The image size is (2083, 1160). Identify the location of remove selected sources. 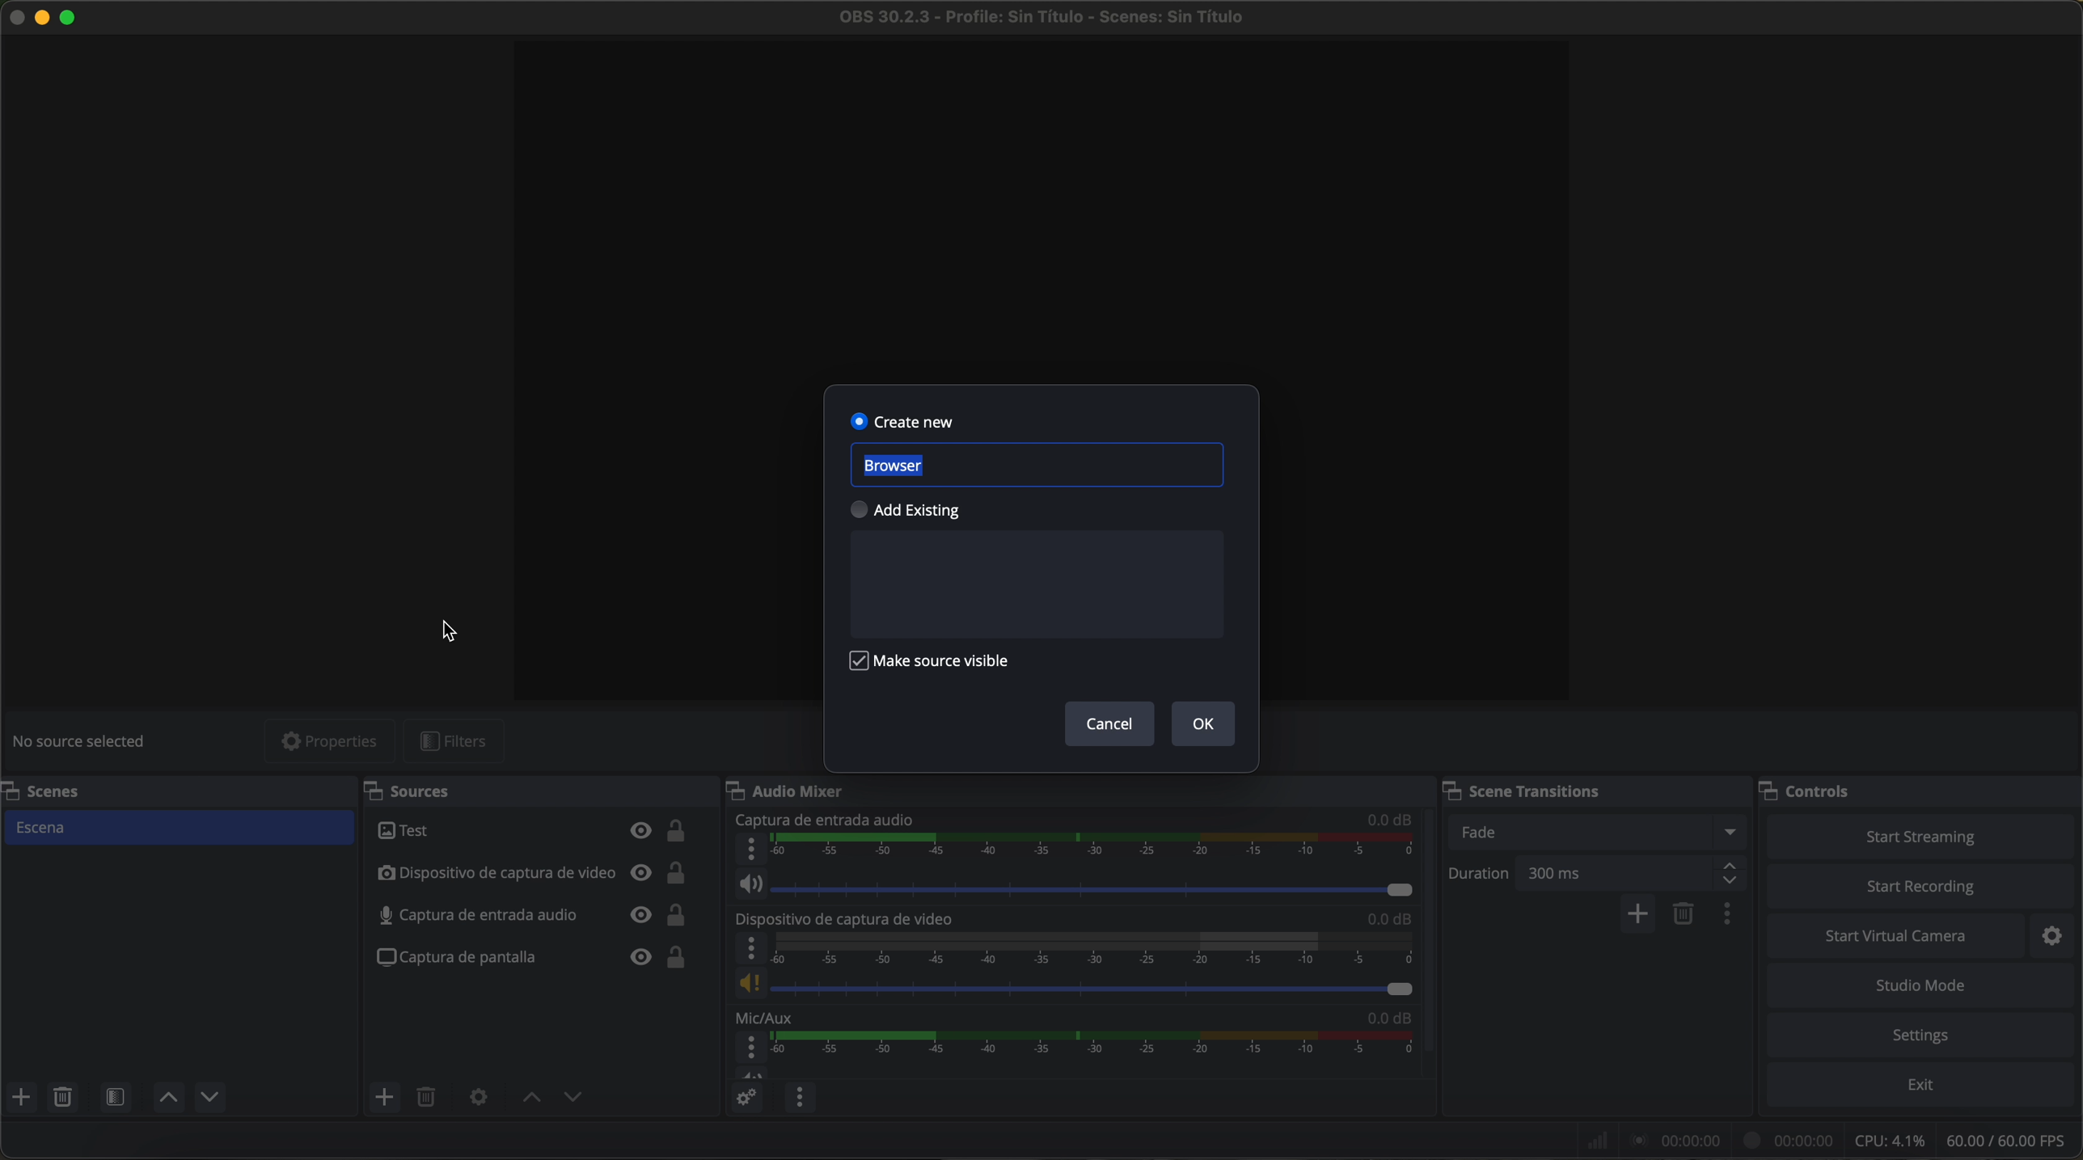
(429, 1099).